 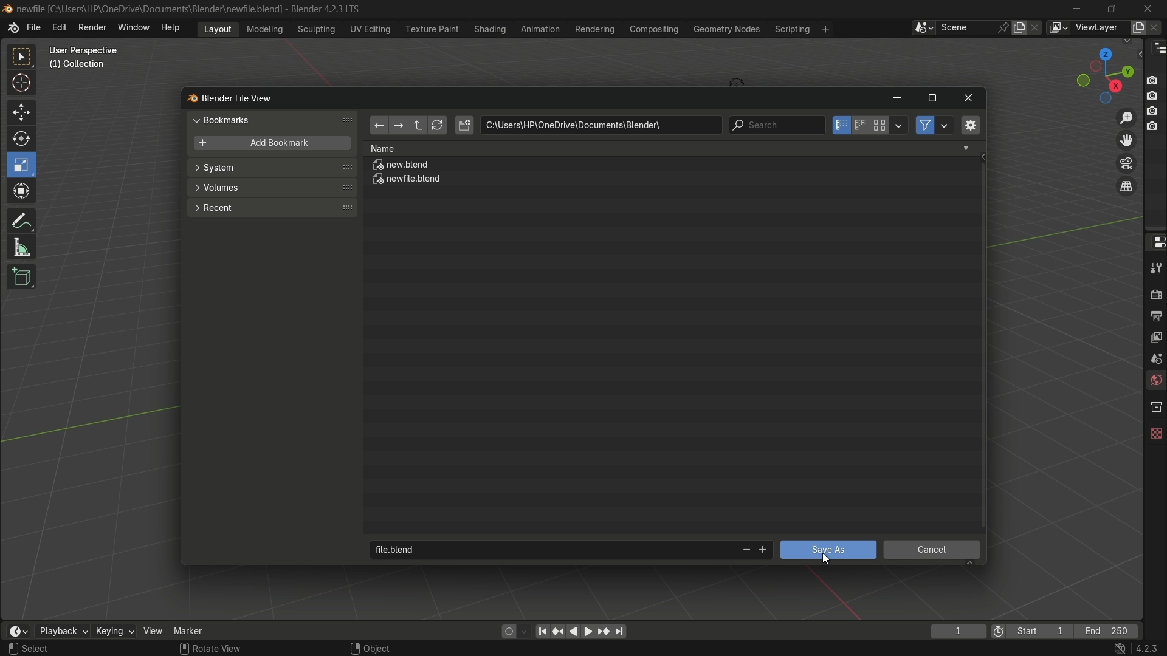 I want to click on add view layer, so click(x=1137, y=27).